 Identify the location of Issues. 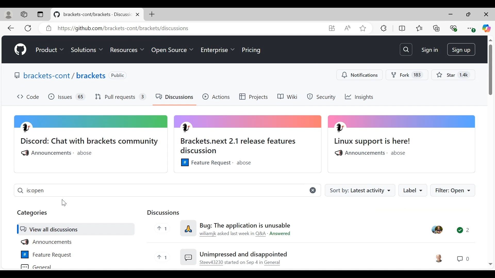
(67, 98).